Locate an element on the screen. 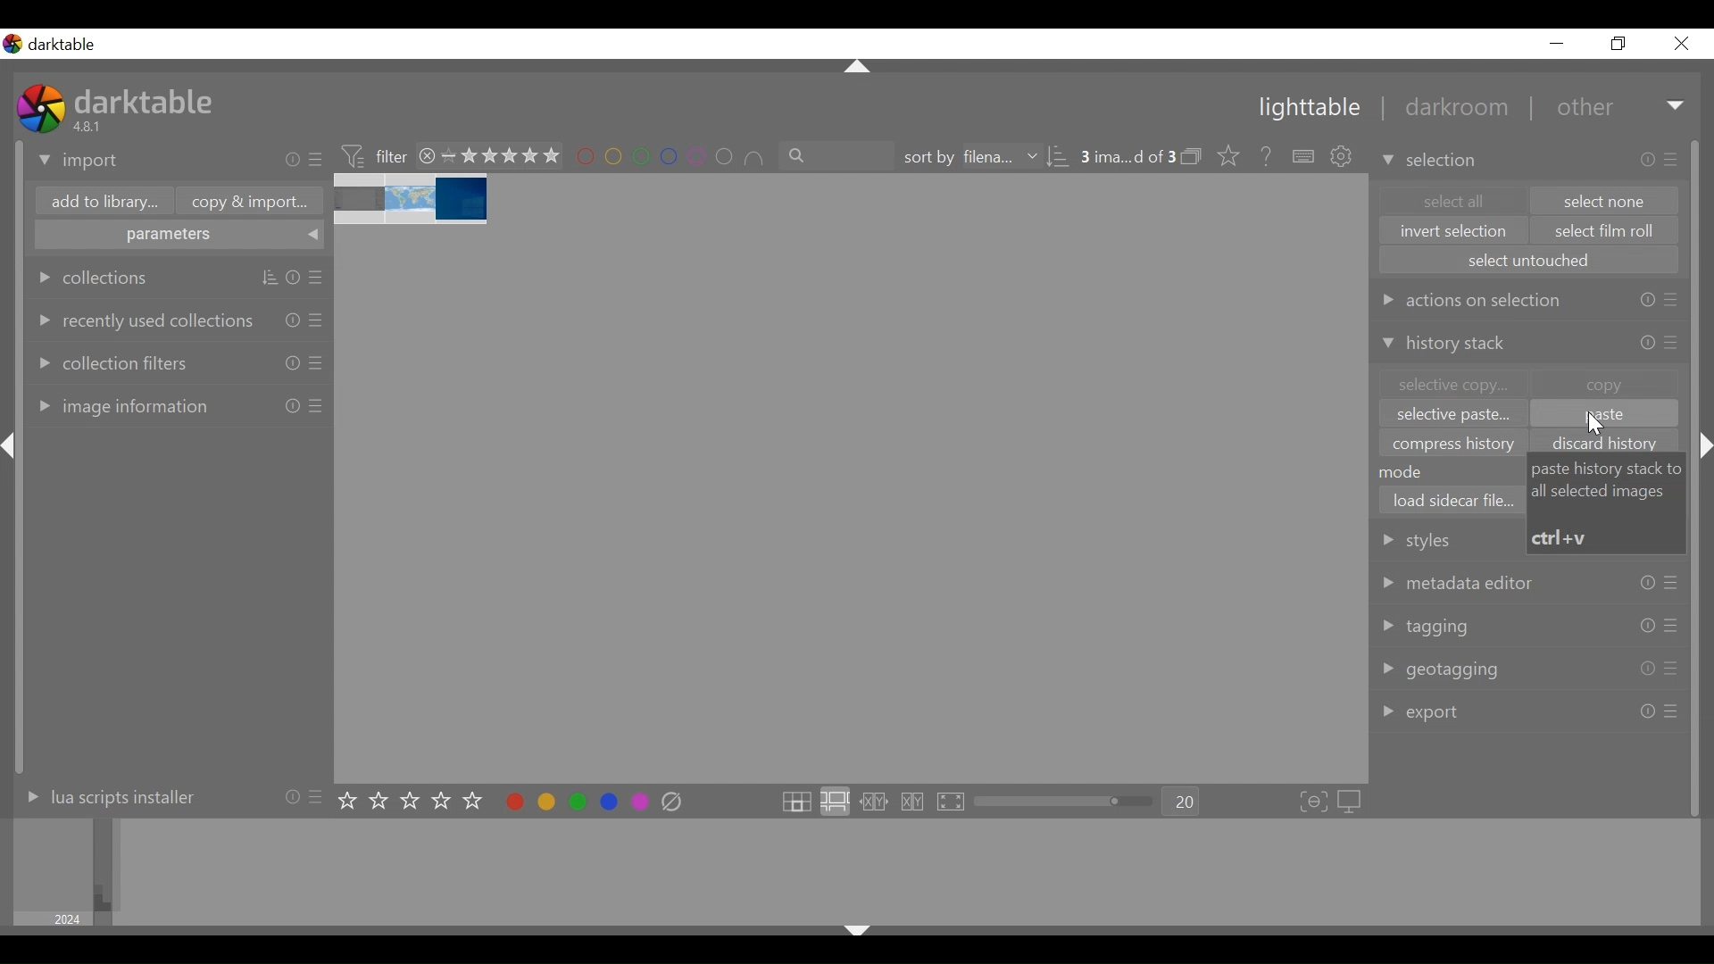 Image resolution: width=1714 pixels, height=964 pixels. presets is located at coordinates (1673, 343).